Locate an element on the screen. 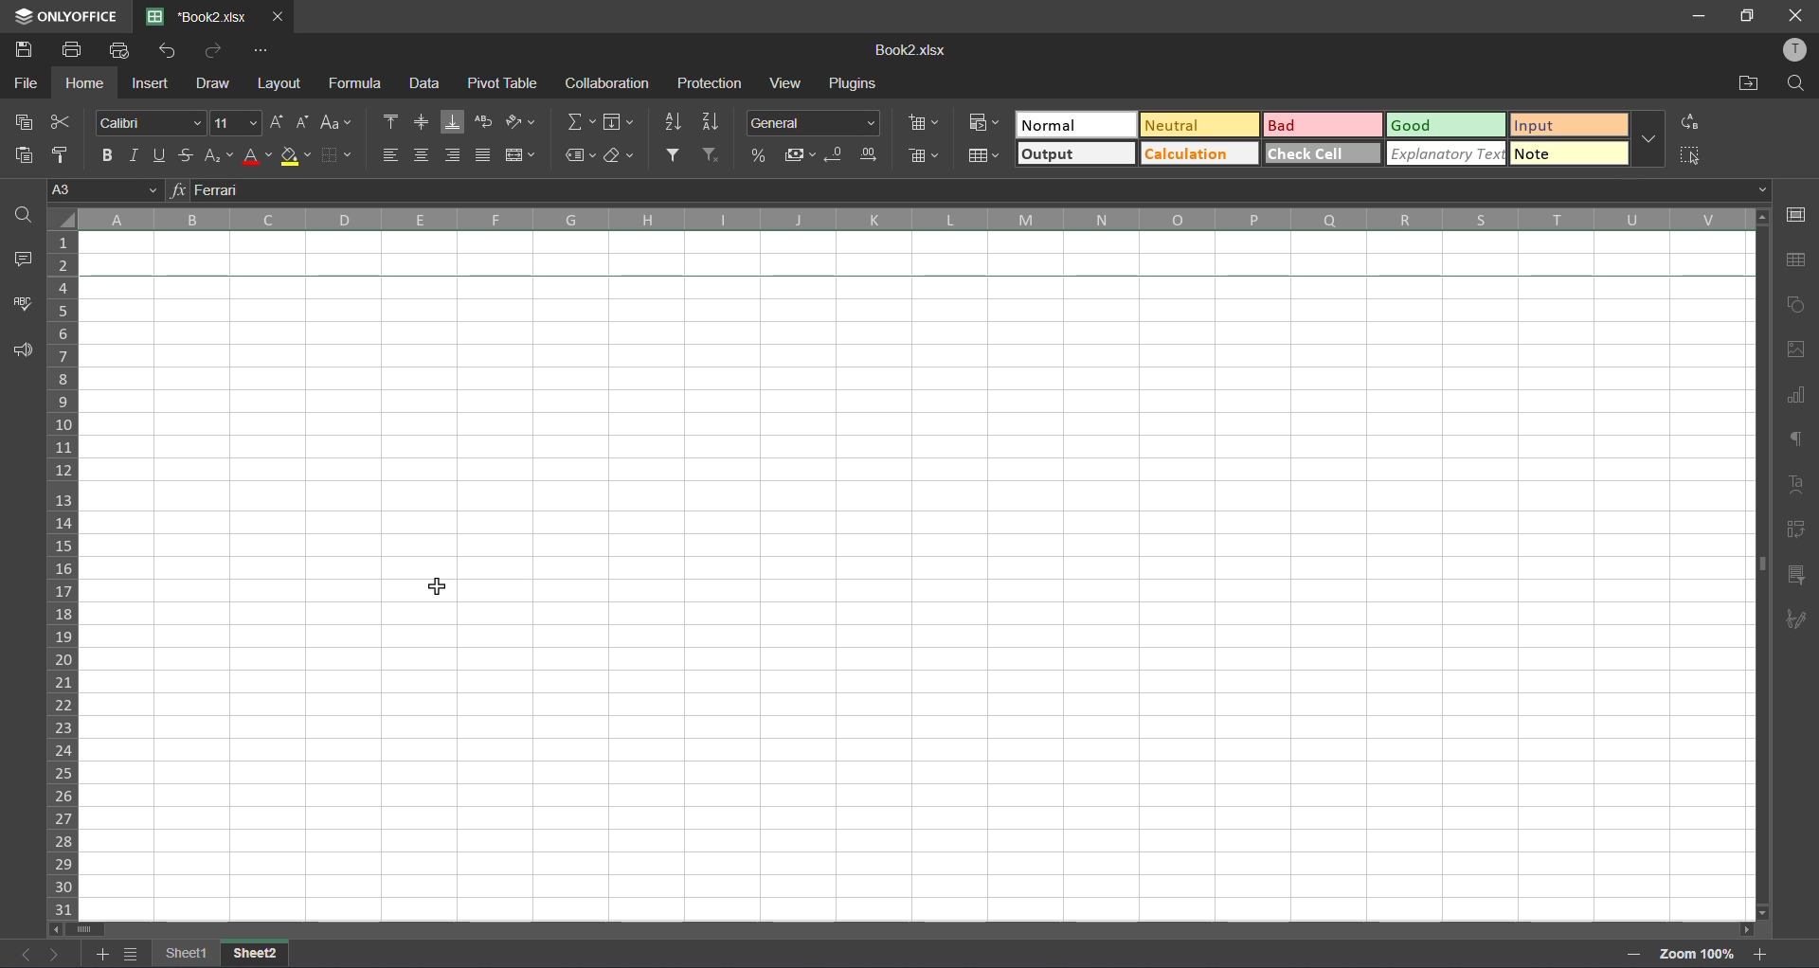  bad is located at coordinates (1326, 125).